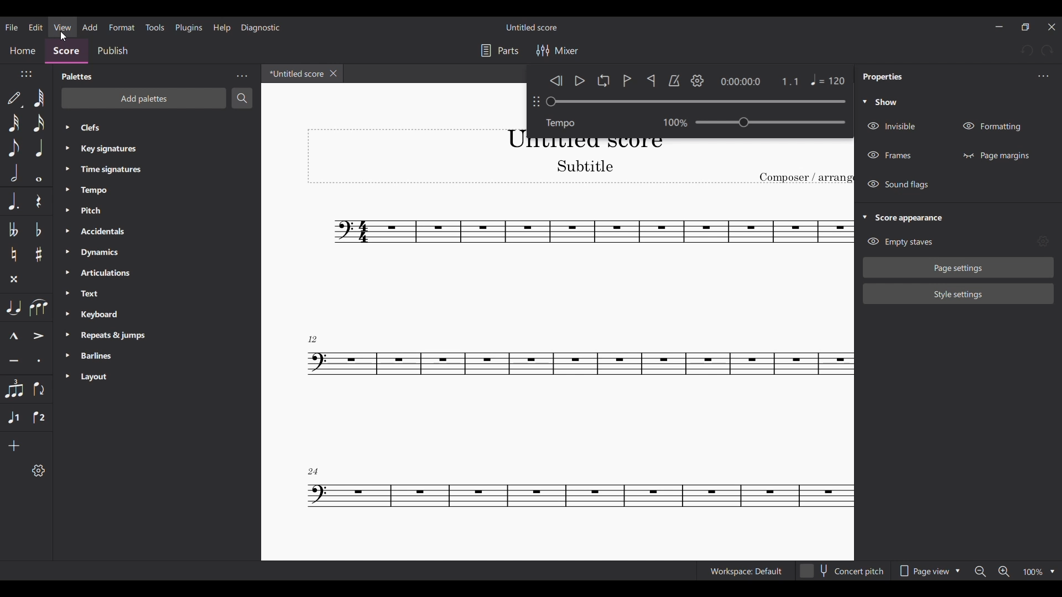 This screenshot has height=597, width=1062. Describe the element at coordinates (894, 126) in the screenshot. I see `Invisible` at that location.